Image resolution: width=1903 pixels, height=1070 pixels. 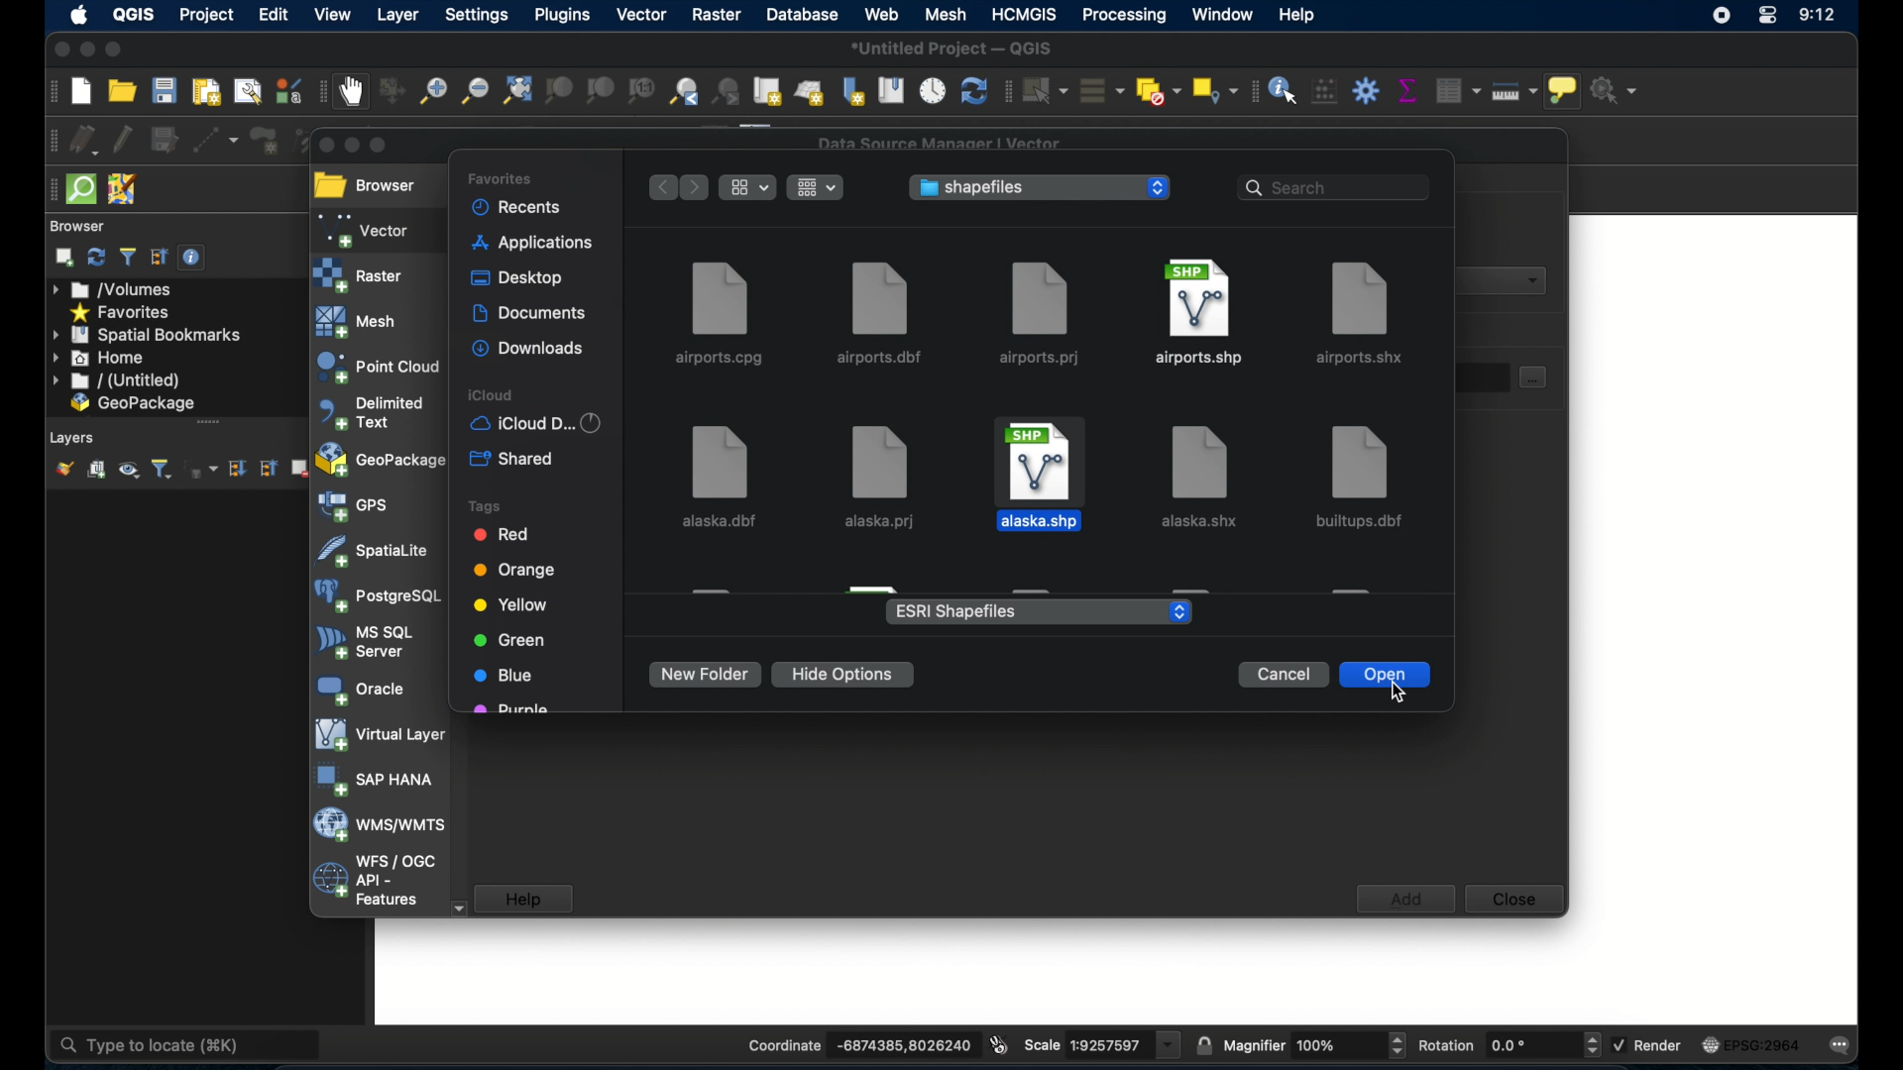 What do you see at coordinates (206, 472) in the screenshot?
I see `filter legend by expression` at bounding box center [206, 472].